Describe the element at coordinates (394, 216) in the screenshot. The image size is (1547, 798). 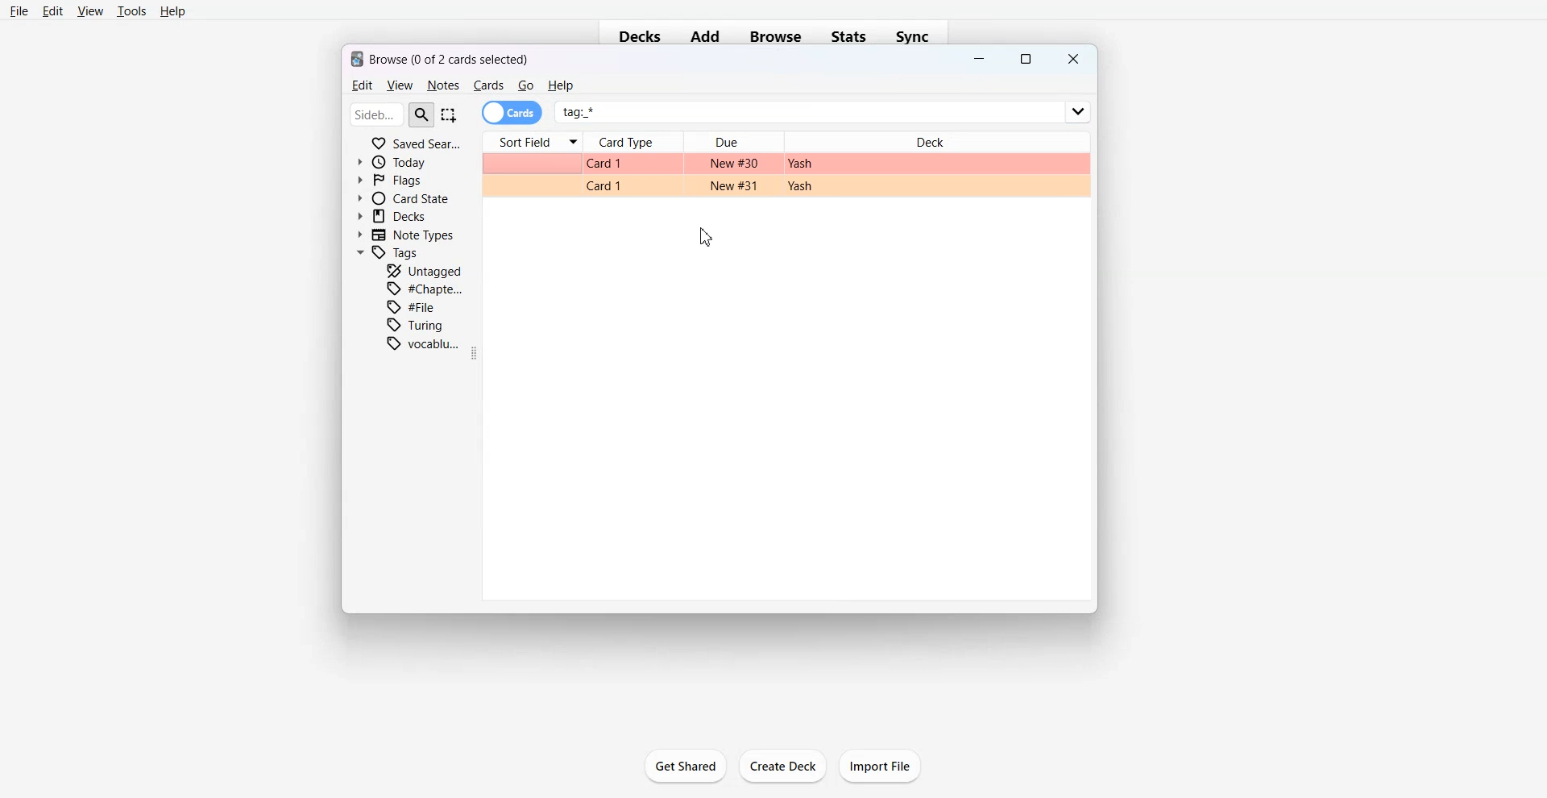
I see `Decks` at that location.